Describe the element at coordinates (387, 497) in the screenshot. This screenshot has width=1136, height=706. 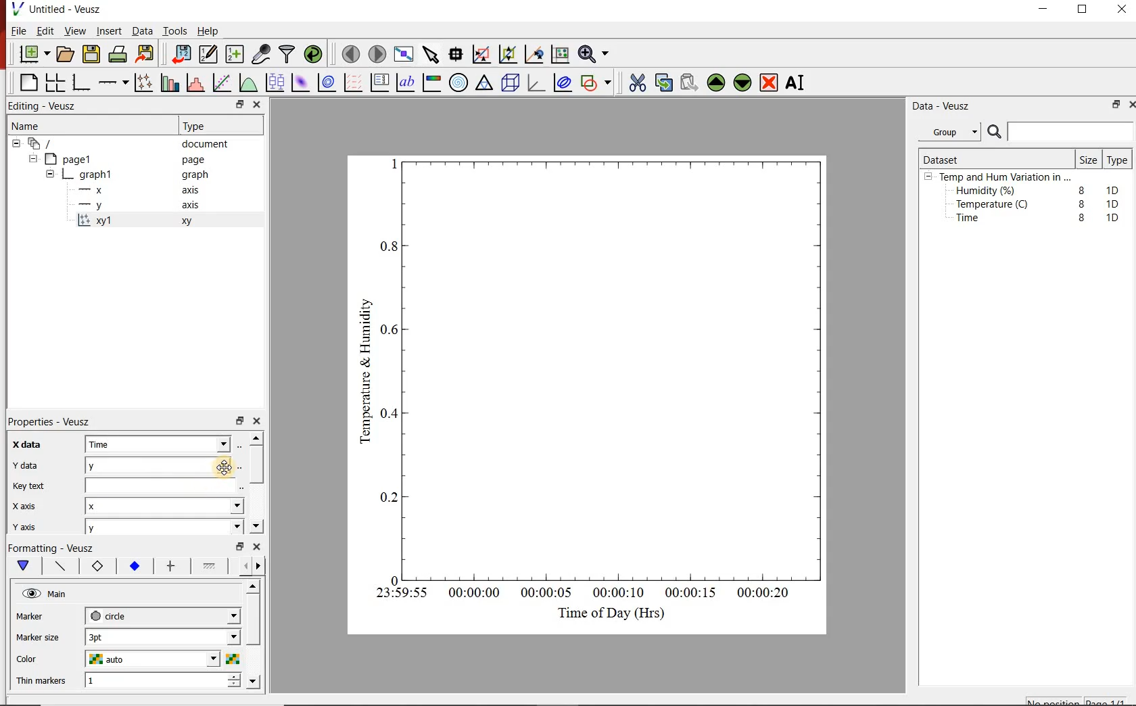
I see `0.2` at that location.